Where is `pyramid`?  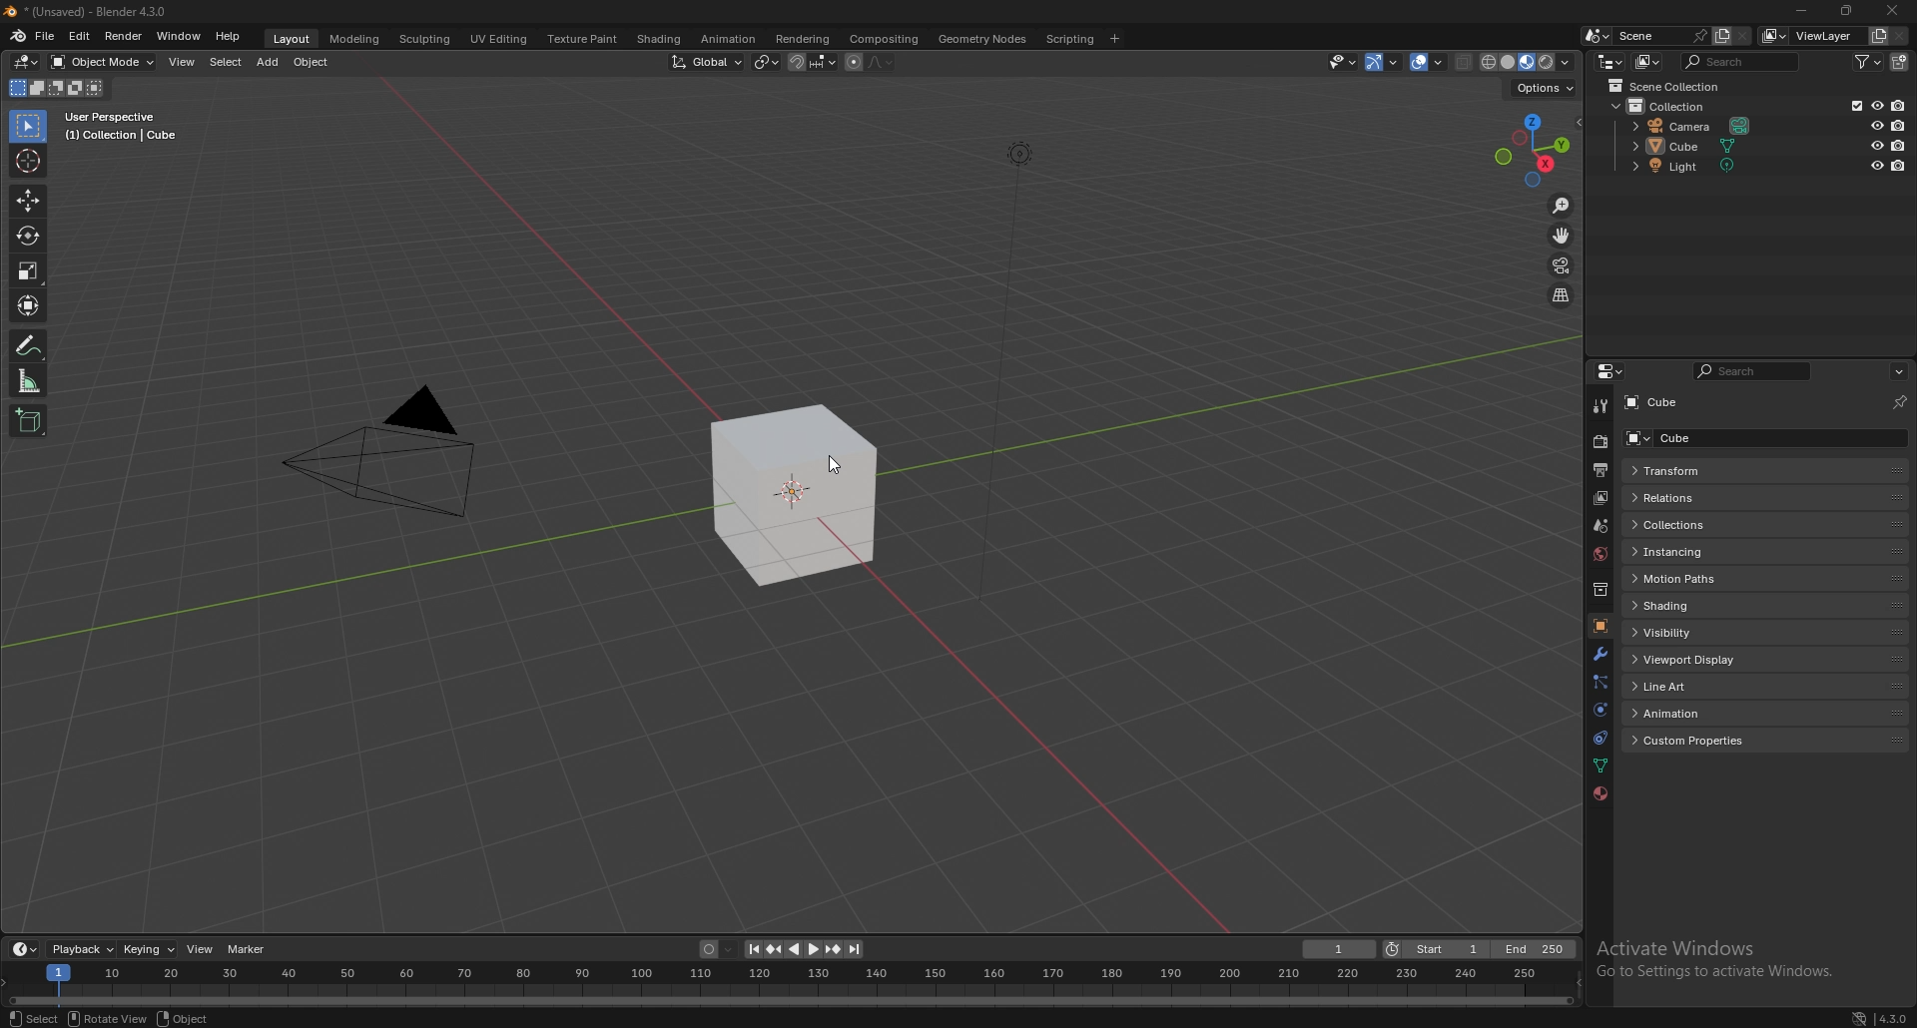
pyramid is located at coordinates (388, 452).